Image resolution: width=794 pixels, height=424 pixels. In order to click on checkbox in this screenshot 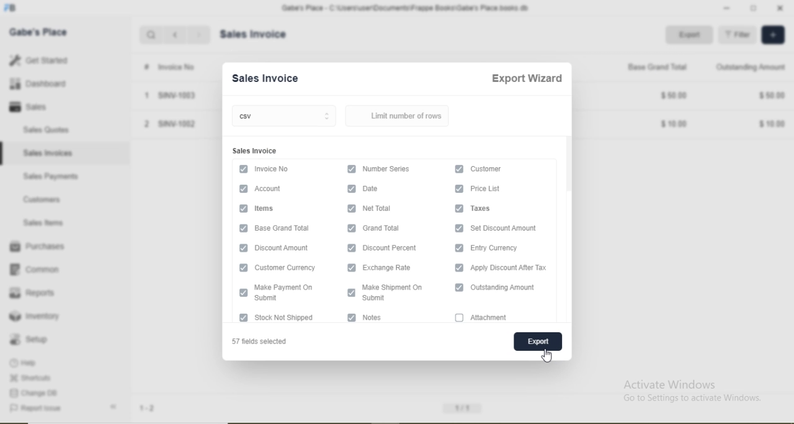, I will do `click(460, 168)`.